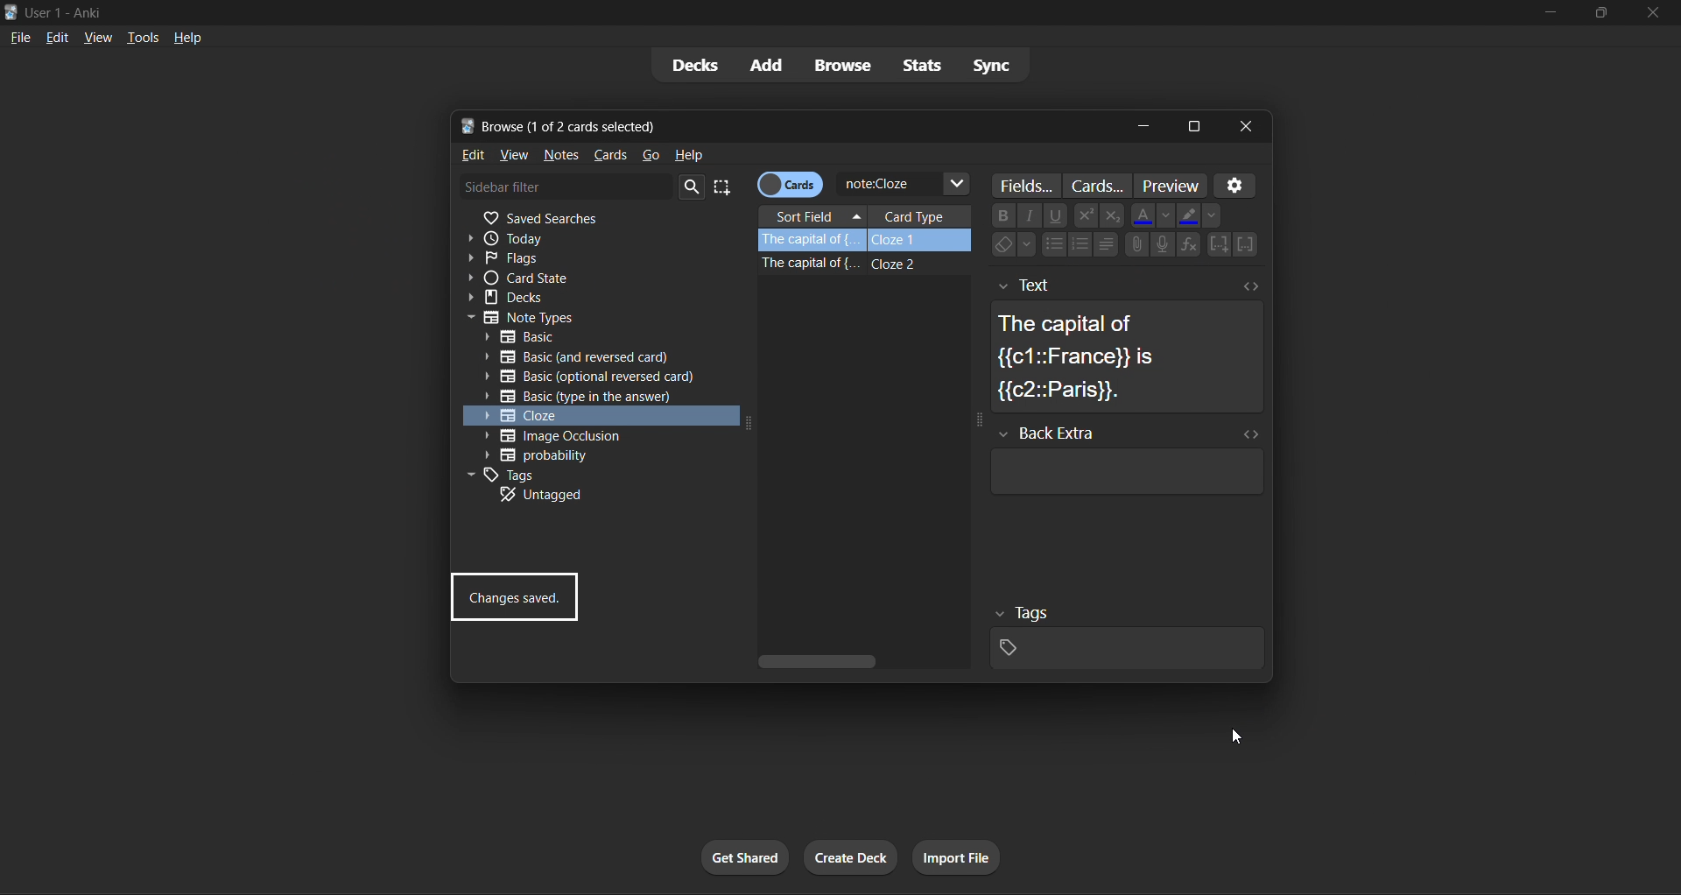  I want to click on sort field , so click(812, 218).